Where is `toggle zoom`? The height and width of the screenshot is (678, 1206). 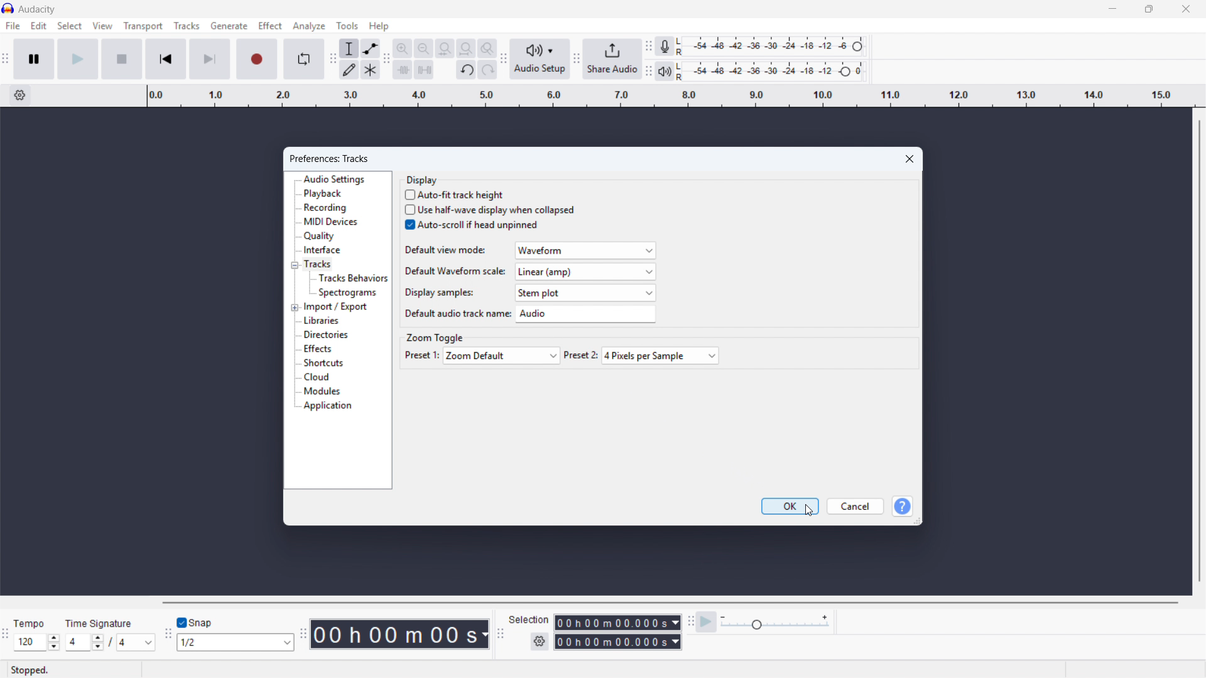 toggle zoom is located at coordinates (487, 48).